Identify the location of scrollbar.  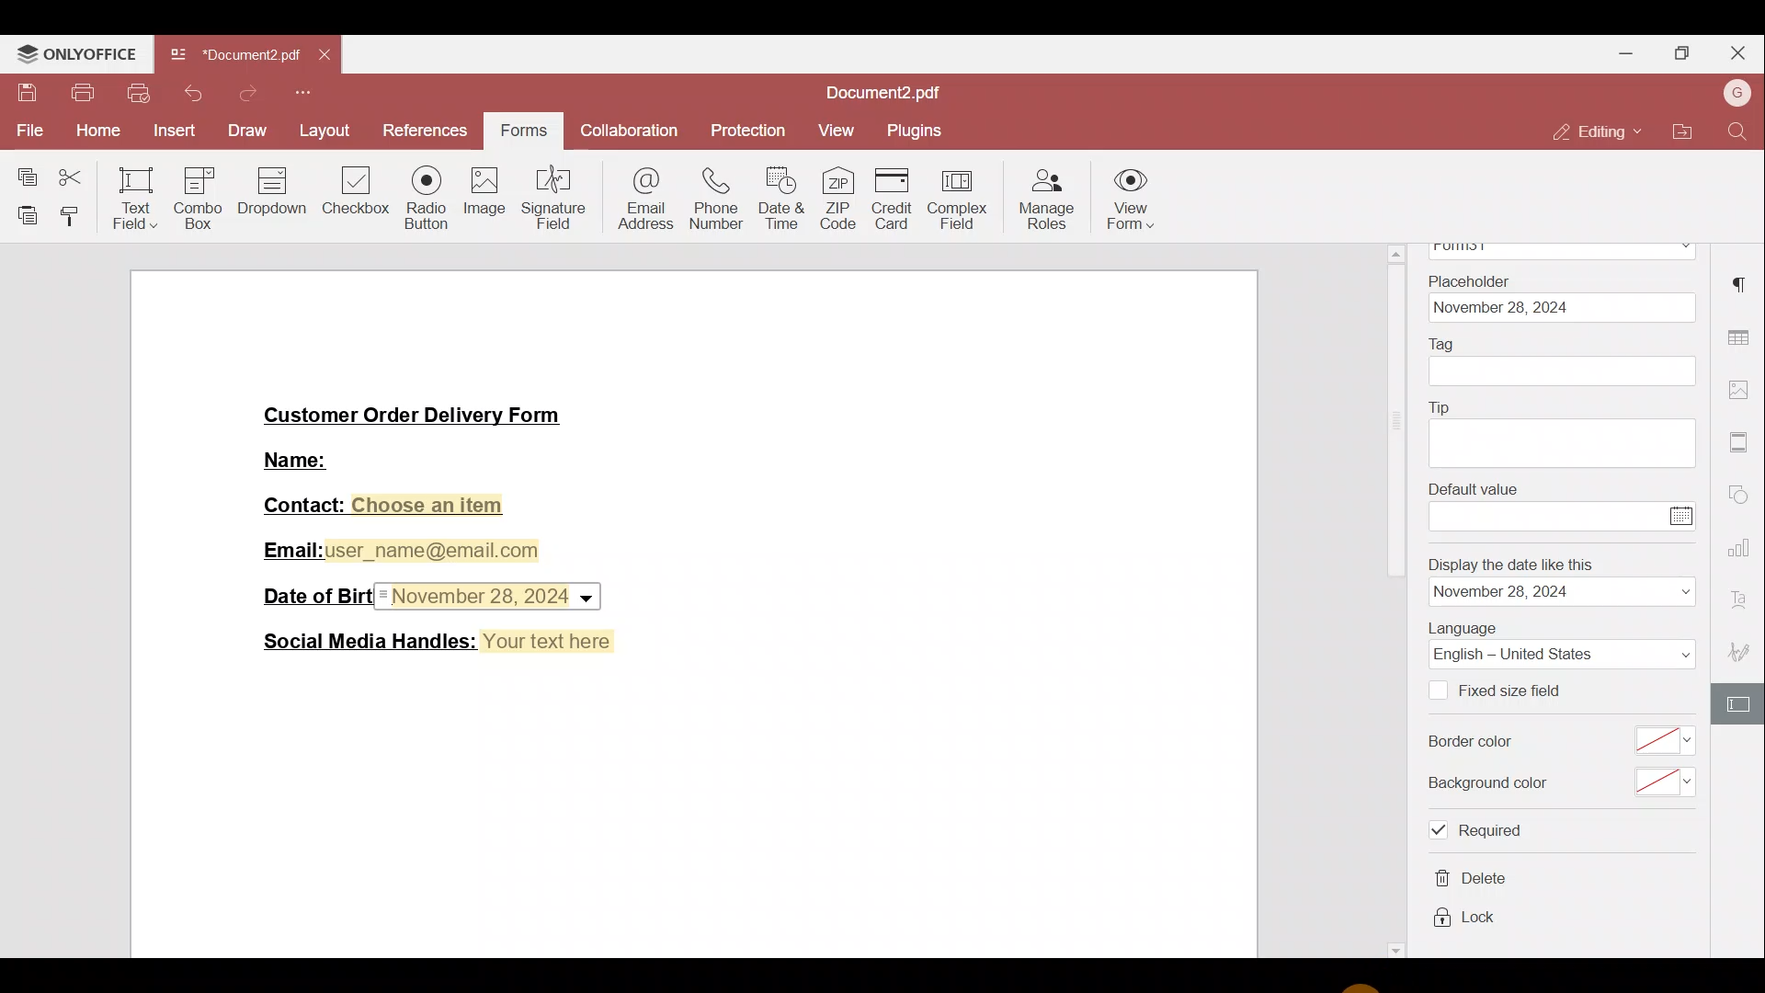
(1397, 601).